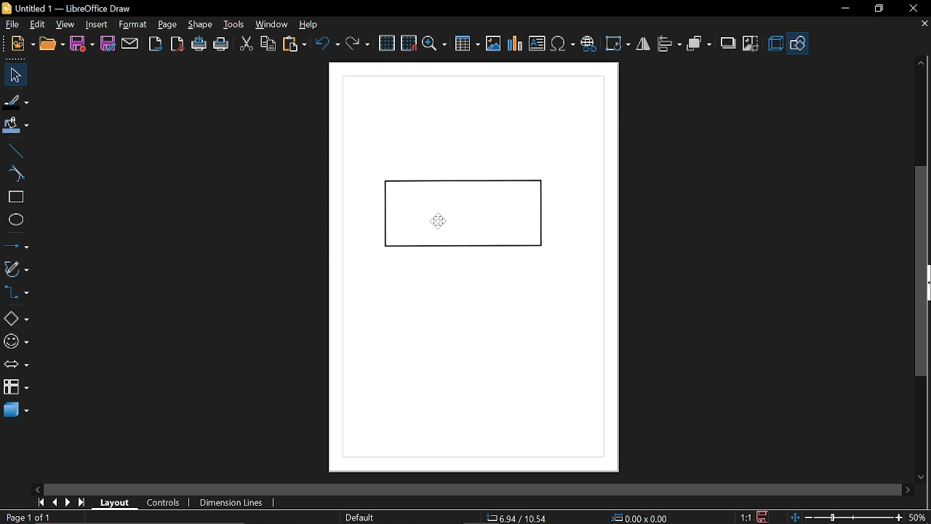 The height and width of the screenshot is (524, 931). I want to click on Insert table, so click(467, 44).